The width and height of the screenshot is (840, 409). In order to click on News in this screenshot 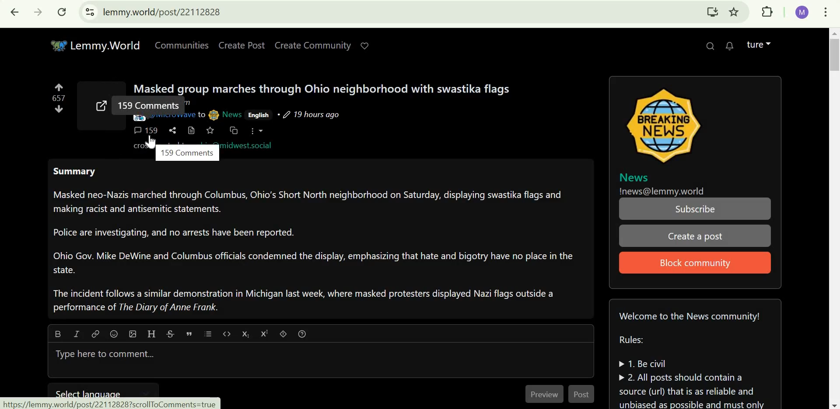, I will do `click(232, 114)`.